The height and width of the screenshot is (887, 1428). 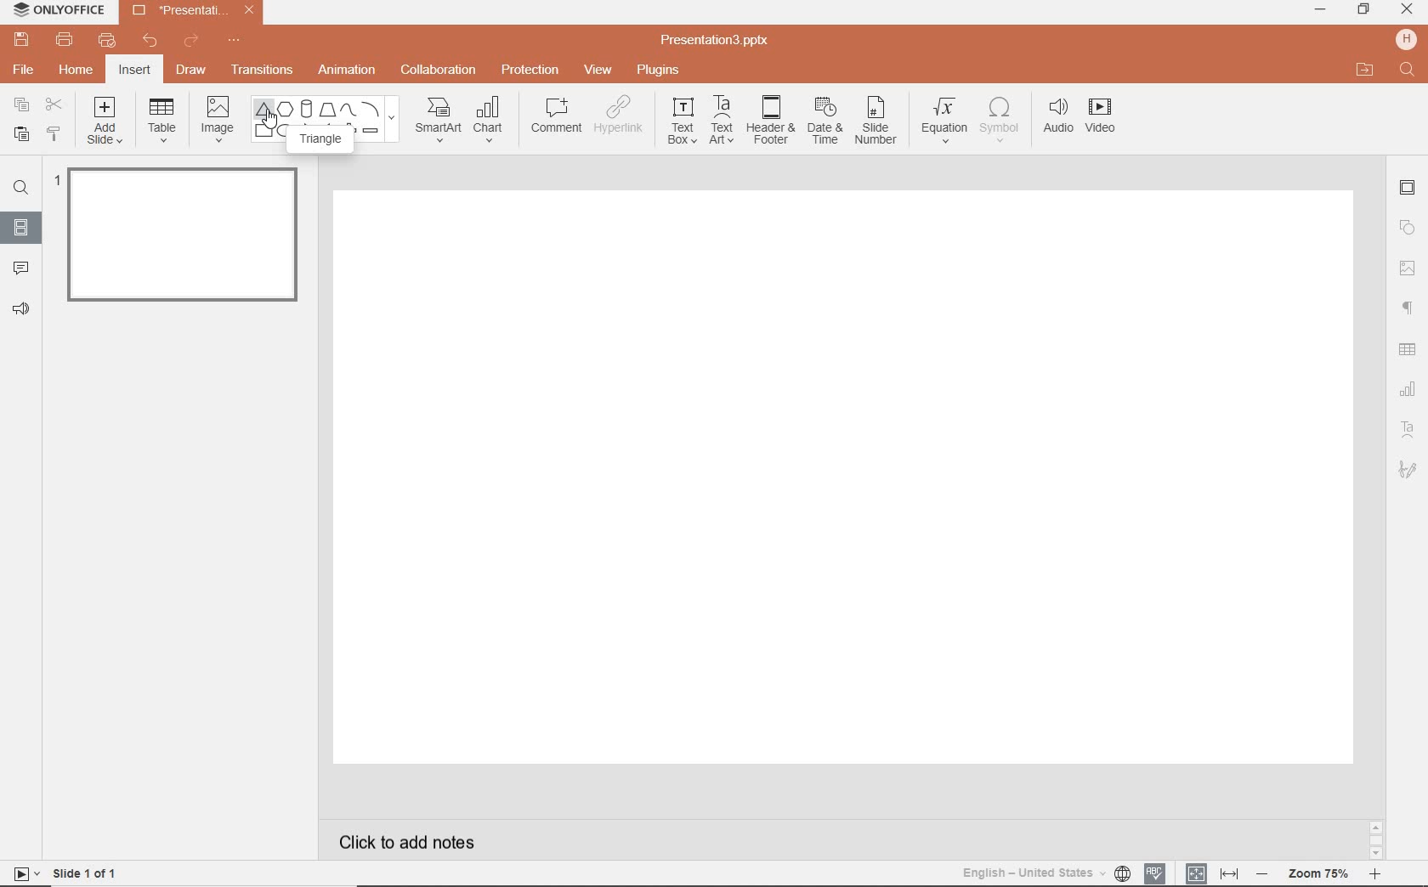 I want to click on EQUATION, so click(x=945, y=123).